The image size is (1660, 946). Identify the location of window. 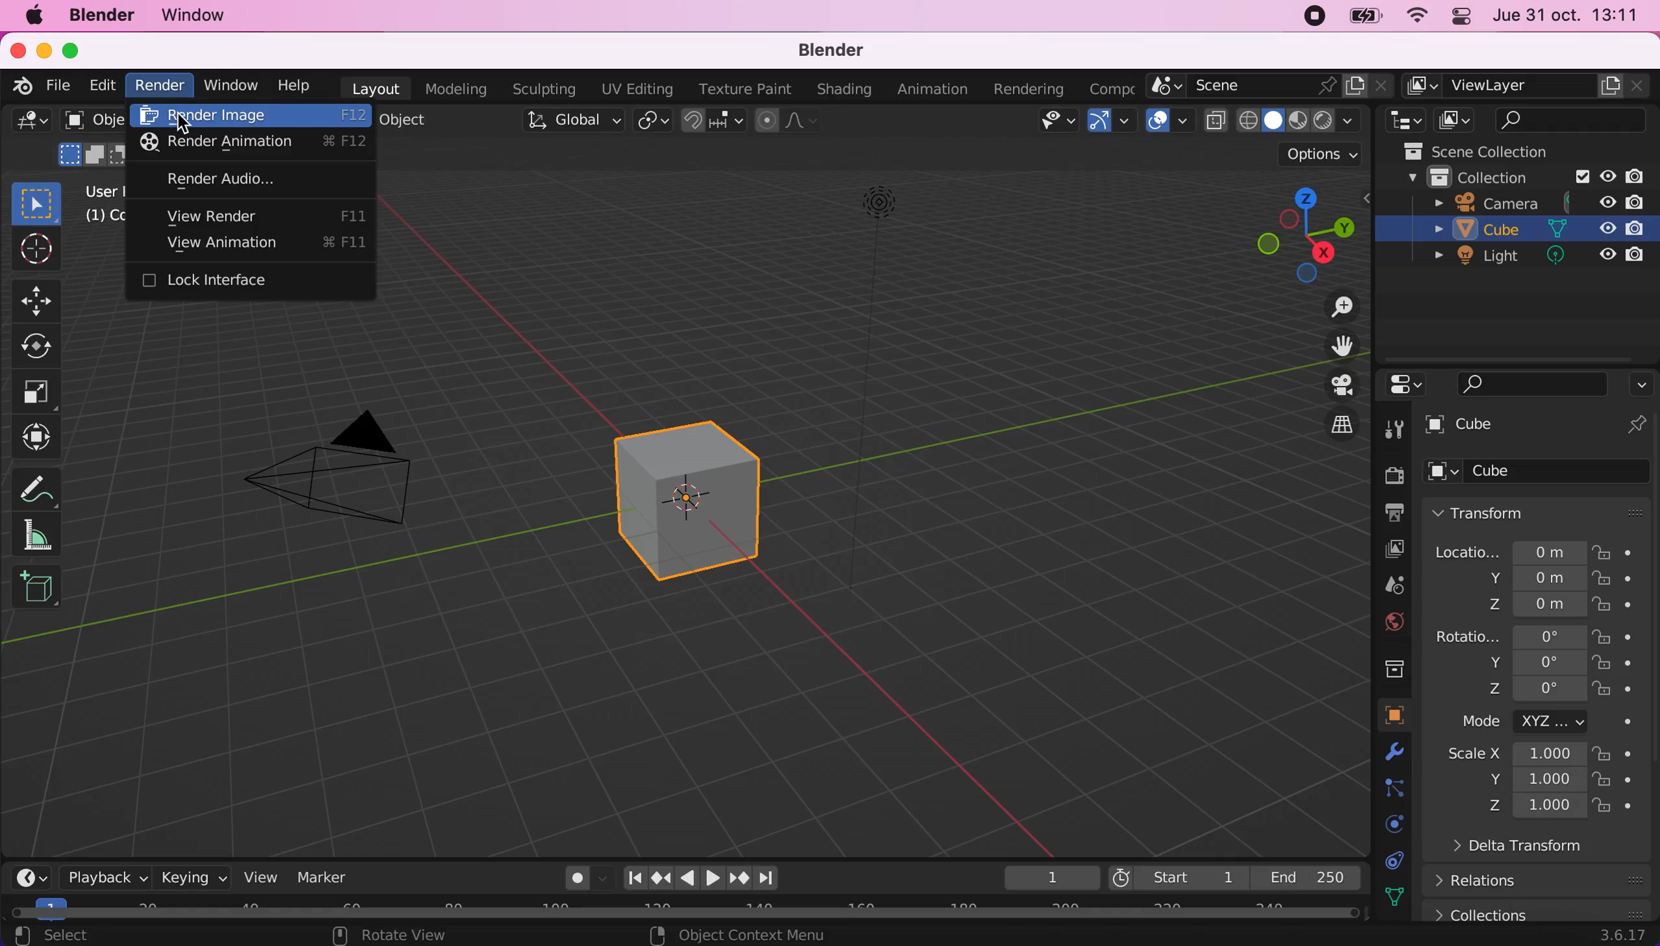
(235, 84).